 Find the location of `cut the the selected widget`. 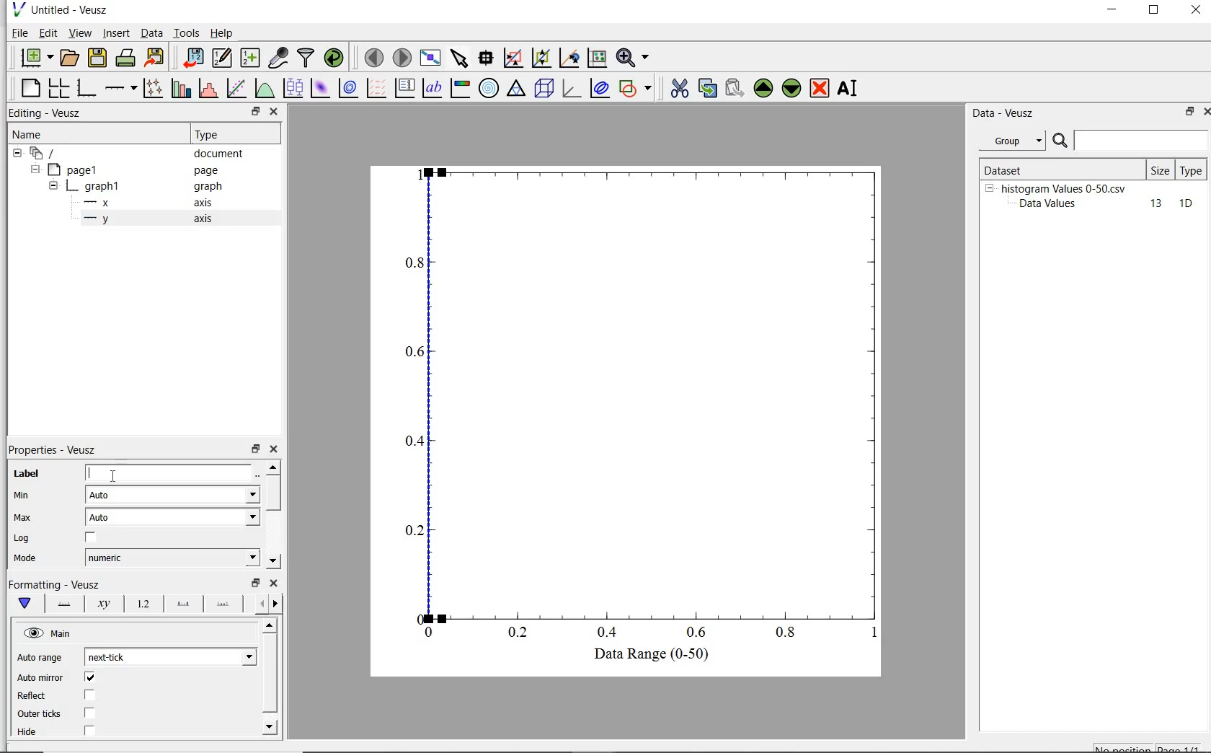

cut the the selected widget is located at coordinates (678, 90).